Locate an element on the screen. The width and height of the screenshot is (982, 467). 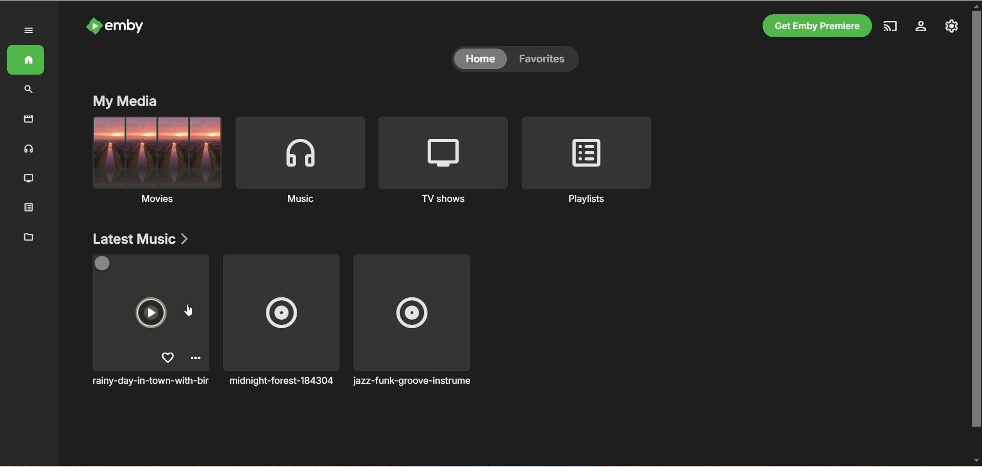
get emby premiere is located at coordinates (817, 27).